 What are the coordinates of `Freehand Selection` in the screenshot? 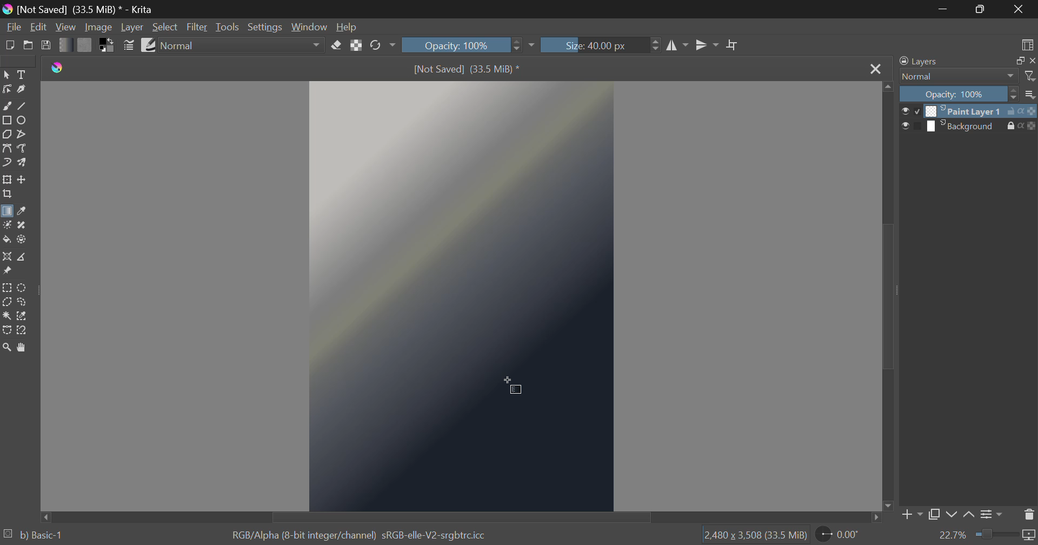 It's located at (22, 302).